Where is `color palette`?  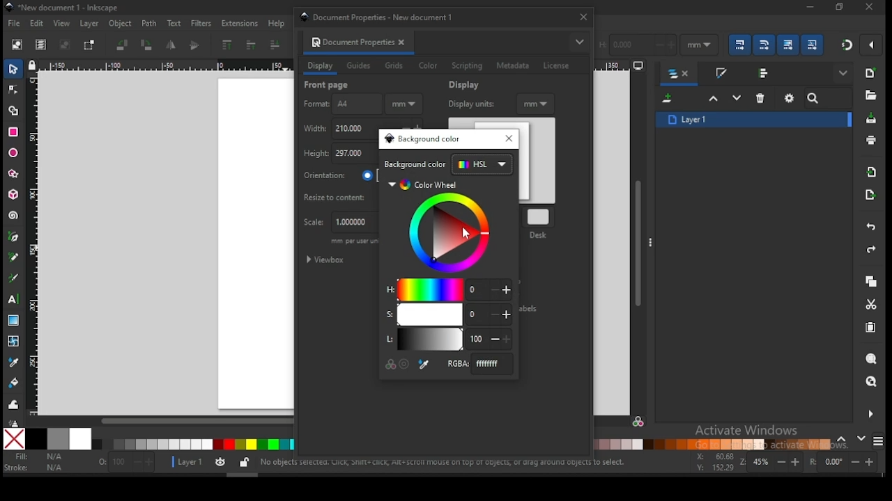
color palette is located at coordinates (193, 445).